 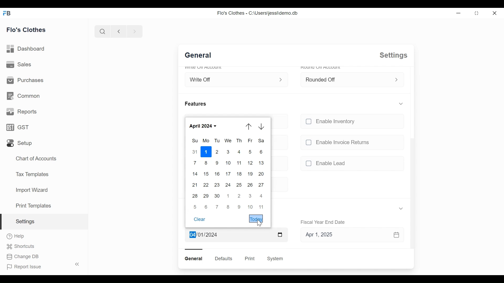 I want to click on General, so click(x=201, y=56).